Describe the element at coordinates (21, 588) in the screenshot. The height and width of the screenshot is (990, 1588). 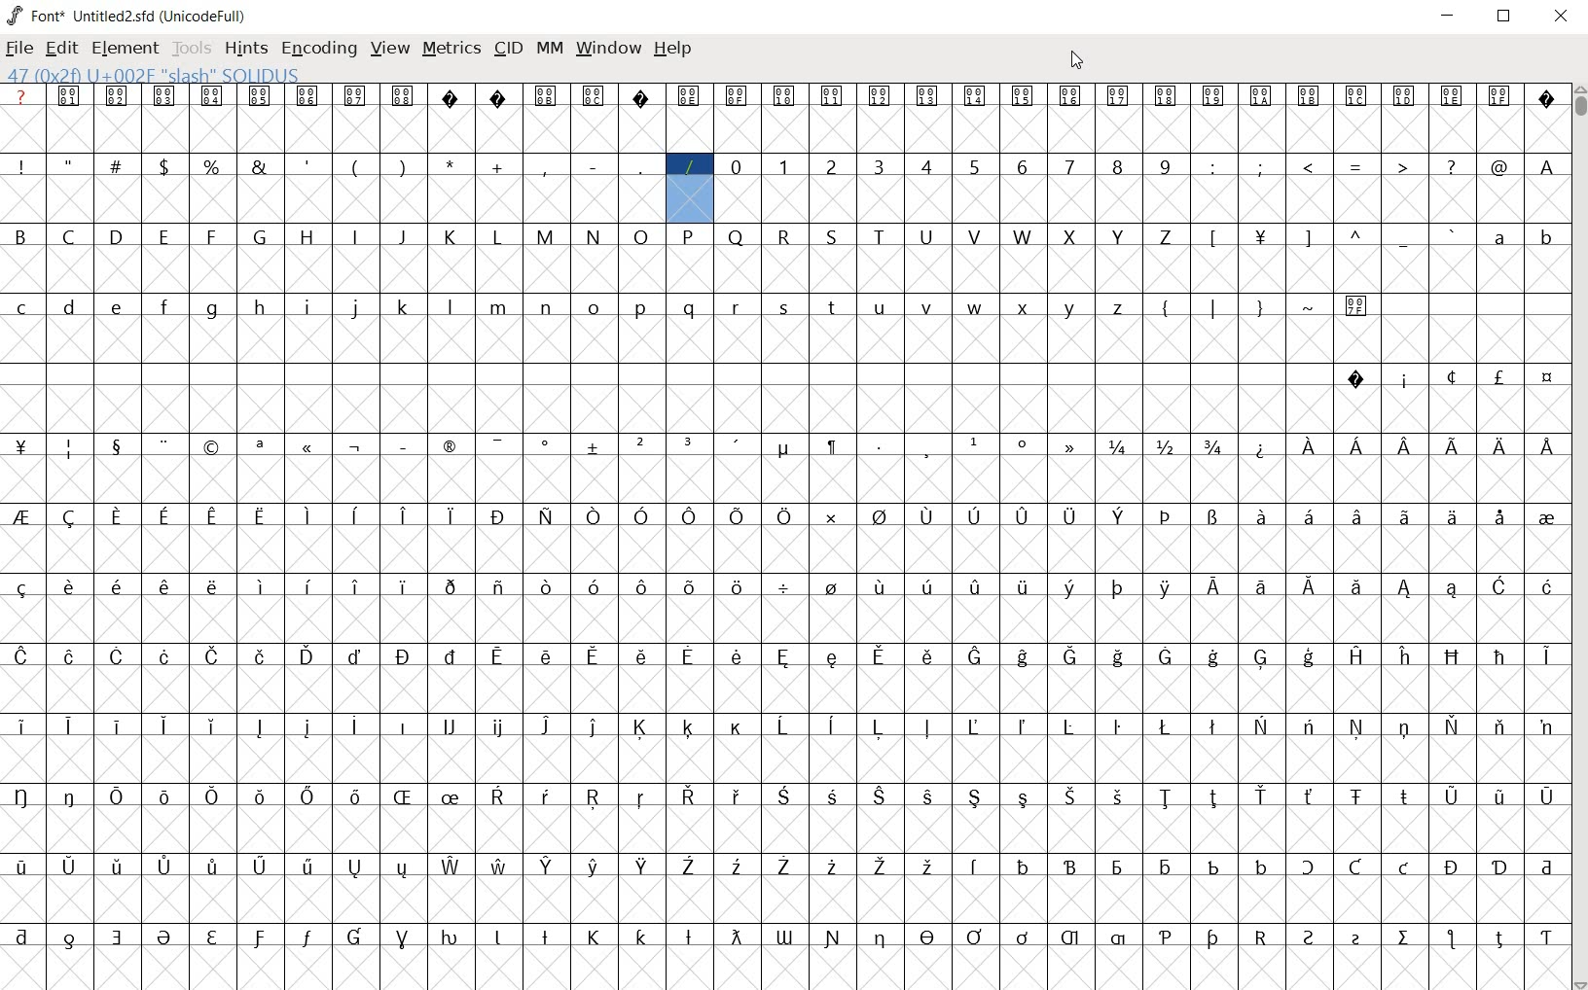
I see `glyph` at that location.